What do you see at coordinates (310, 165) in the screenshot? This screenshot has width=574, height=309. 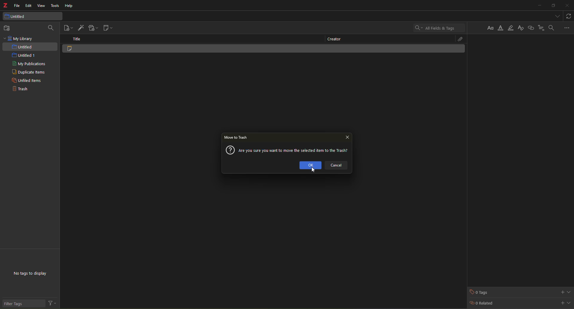 I see `ok` at bounding box center [310, 165].